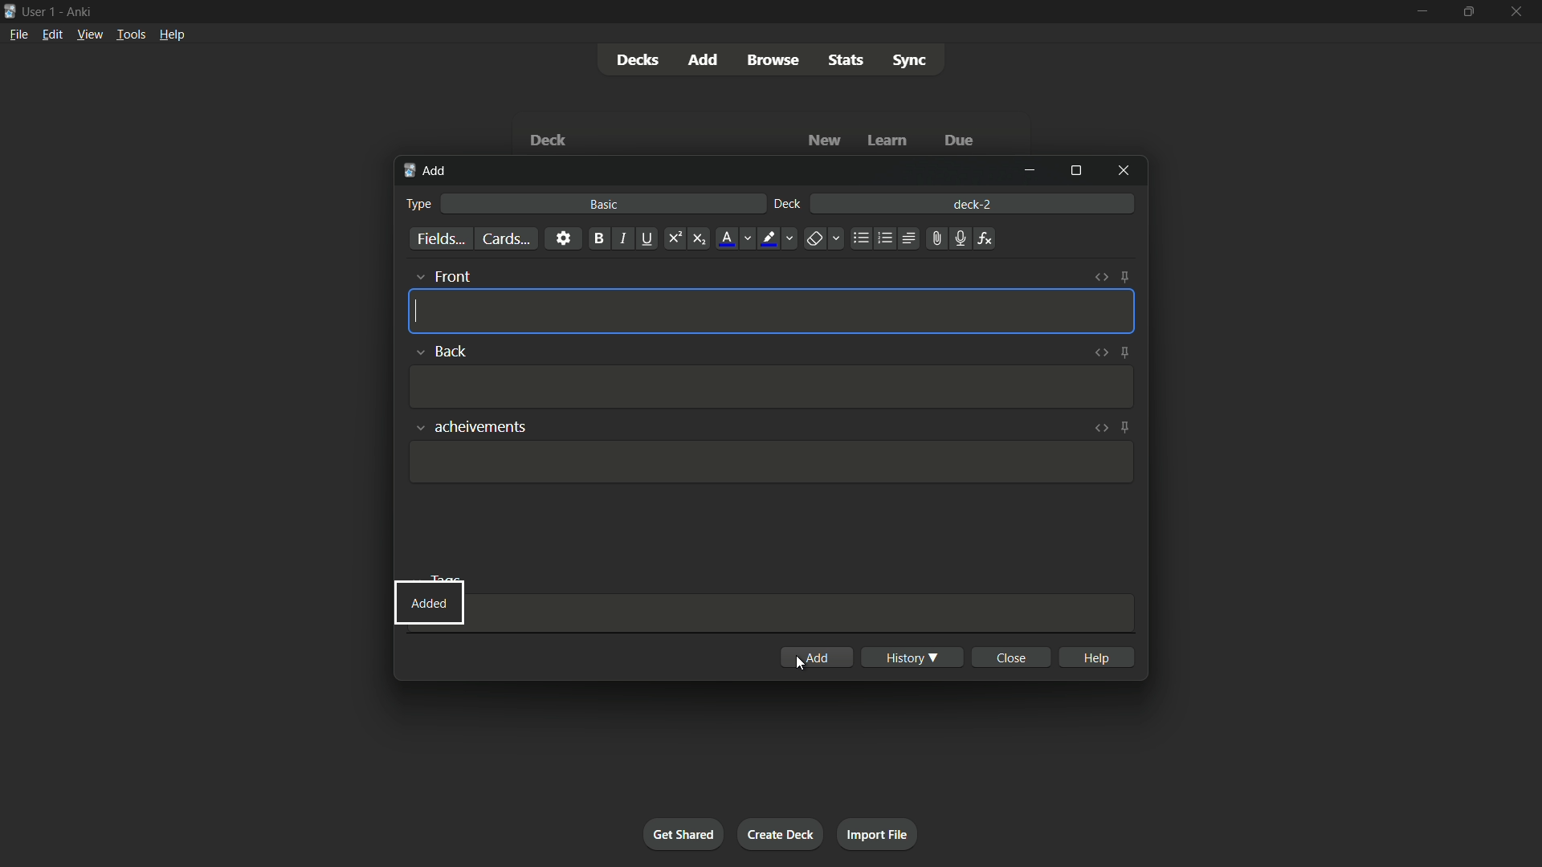 The image size is (1542, 867). Describe the element at coordinates (798, 664) in the screenshot. I see `cursor` at that location.